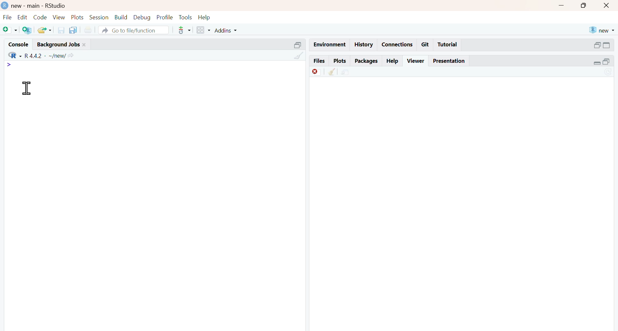 The height and width of the screenshot is (331, 618). What do you see at coordinates (185, 30) in the screenshot?
I see `tools` at bounding box center [185, 30].